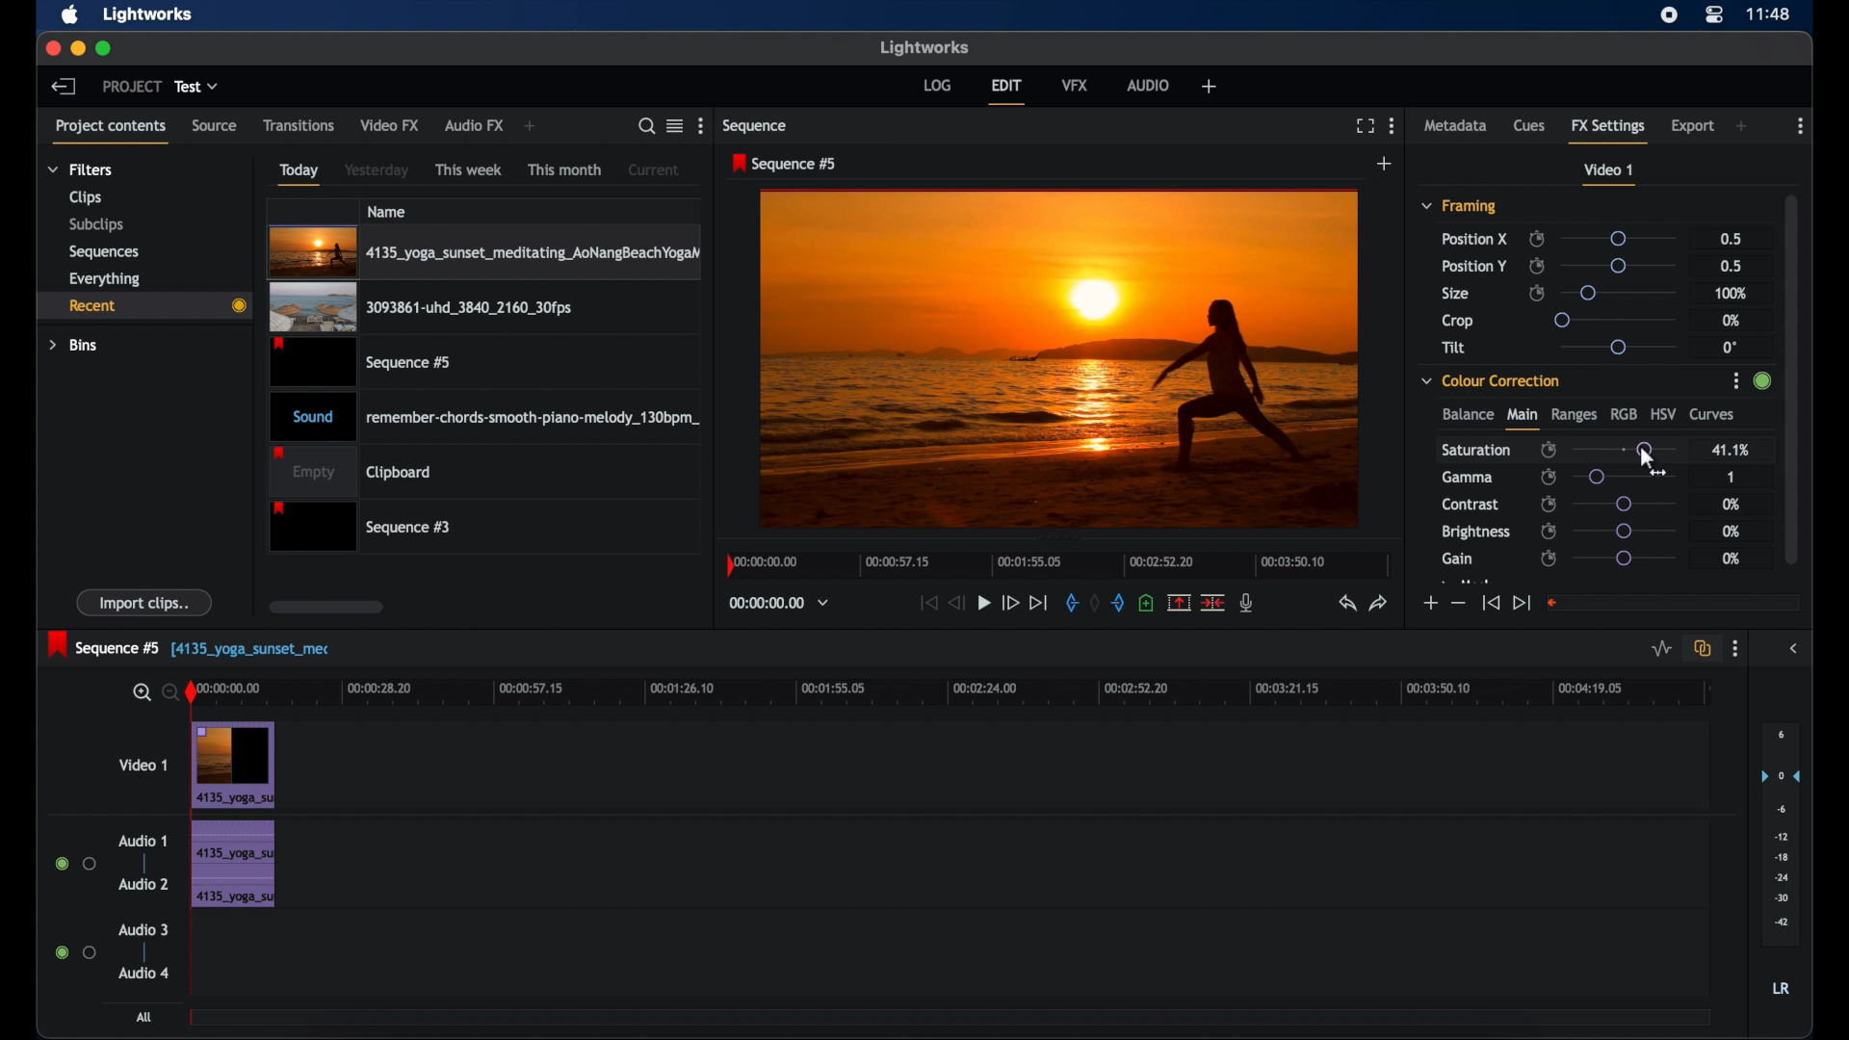 This screenshot has width=1849, height=1040. Describe the element at coordinates (1738, 382) in the screenshot. I see `More Options` at that location.